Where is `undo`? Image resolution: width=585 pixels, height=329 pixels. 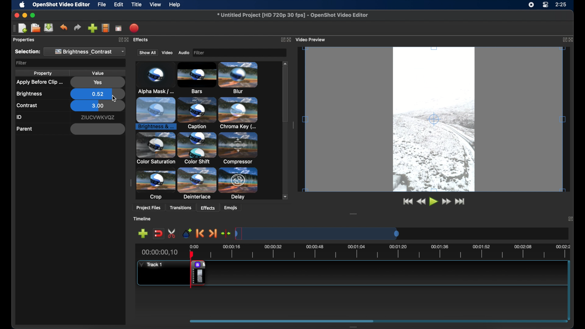
undo is located at coordinates (63, 27).